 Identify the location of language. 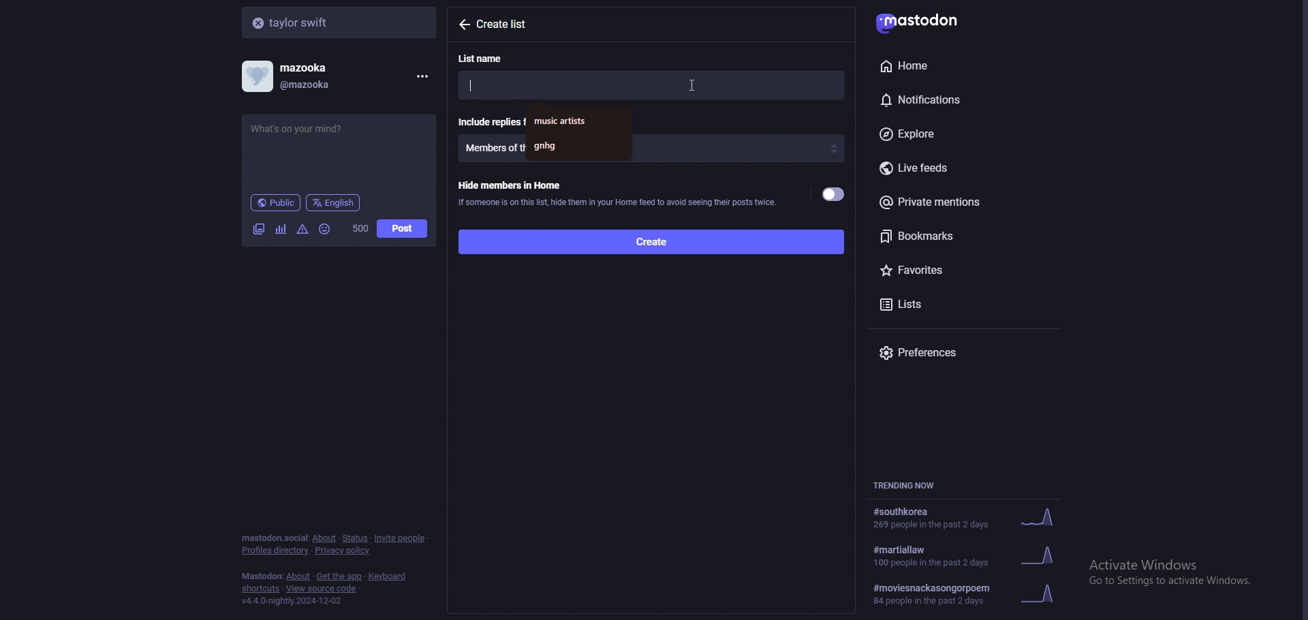
(334, 202).